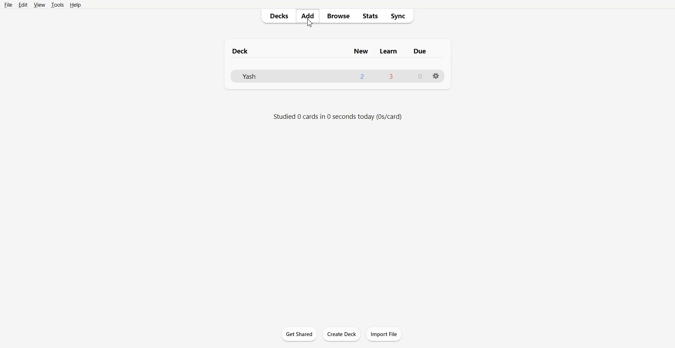  Describe the element at coordinates (300, 334) in the screenshot. I see `Get Shared` at that location.